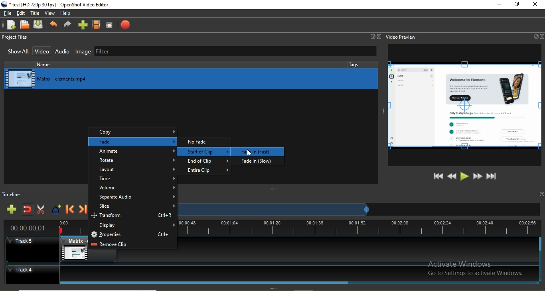  What do you see at coordinates (42, 210) in the screenshot?
I see `Enable razor` at bounding box center [42, 210].